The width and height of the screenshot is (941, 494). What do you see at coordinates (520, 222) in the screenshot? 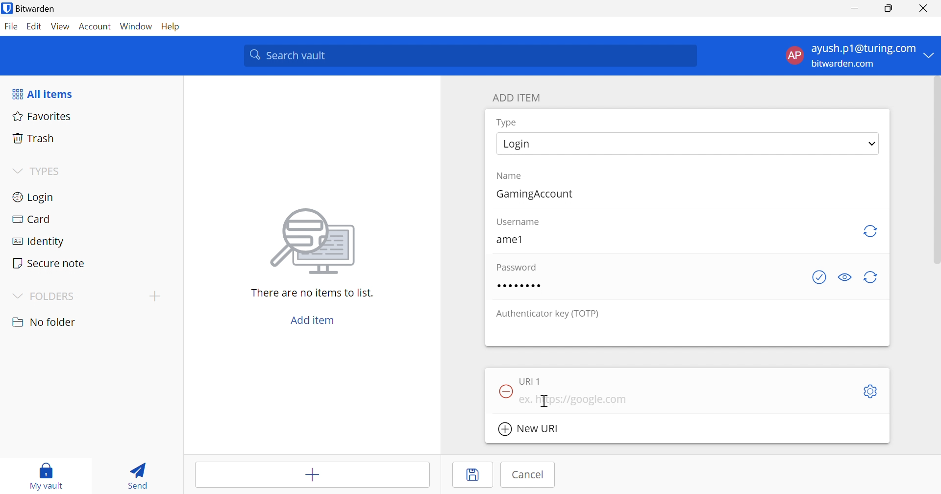
I see `Username` at bounding box center [520, 222].